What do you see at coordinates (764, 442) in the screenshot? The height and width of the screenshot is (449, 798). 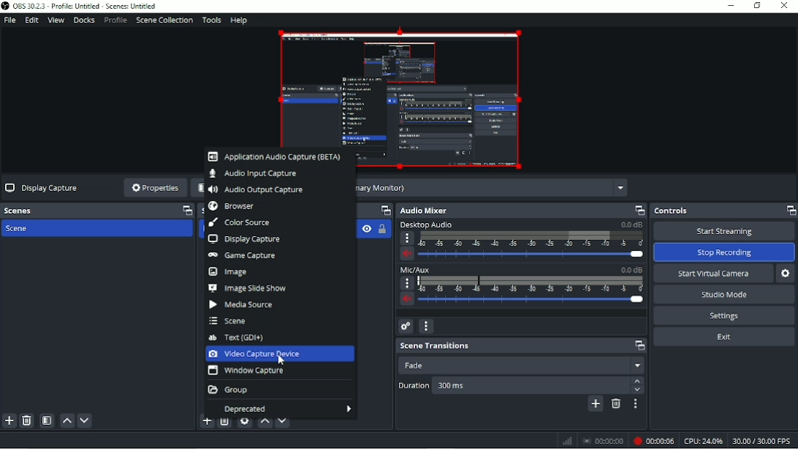 I see `30.00/30.00 FPS` at bounding box center [764, 442].